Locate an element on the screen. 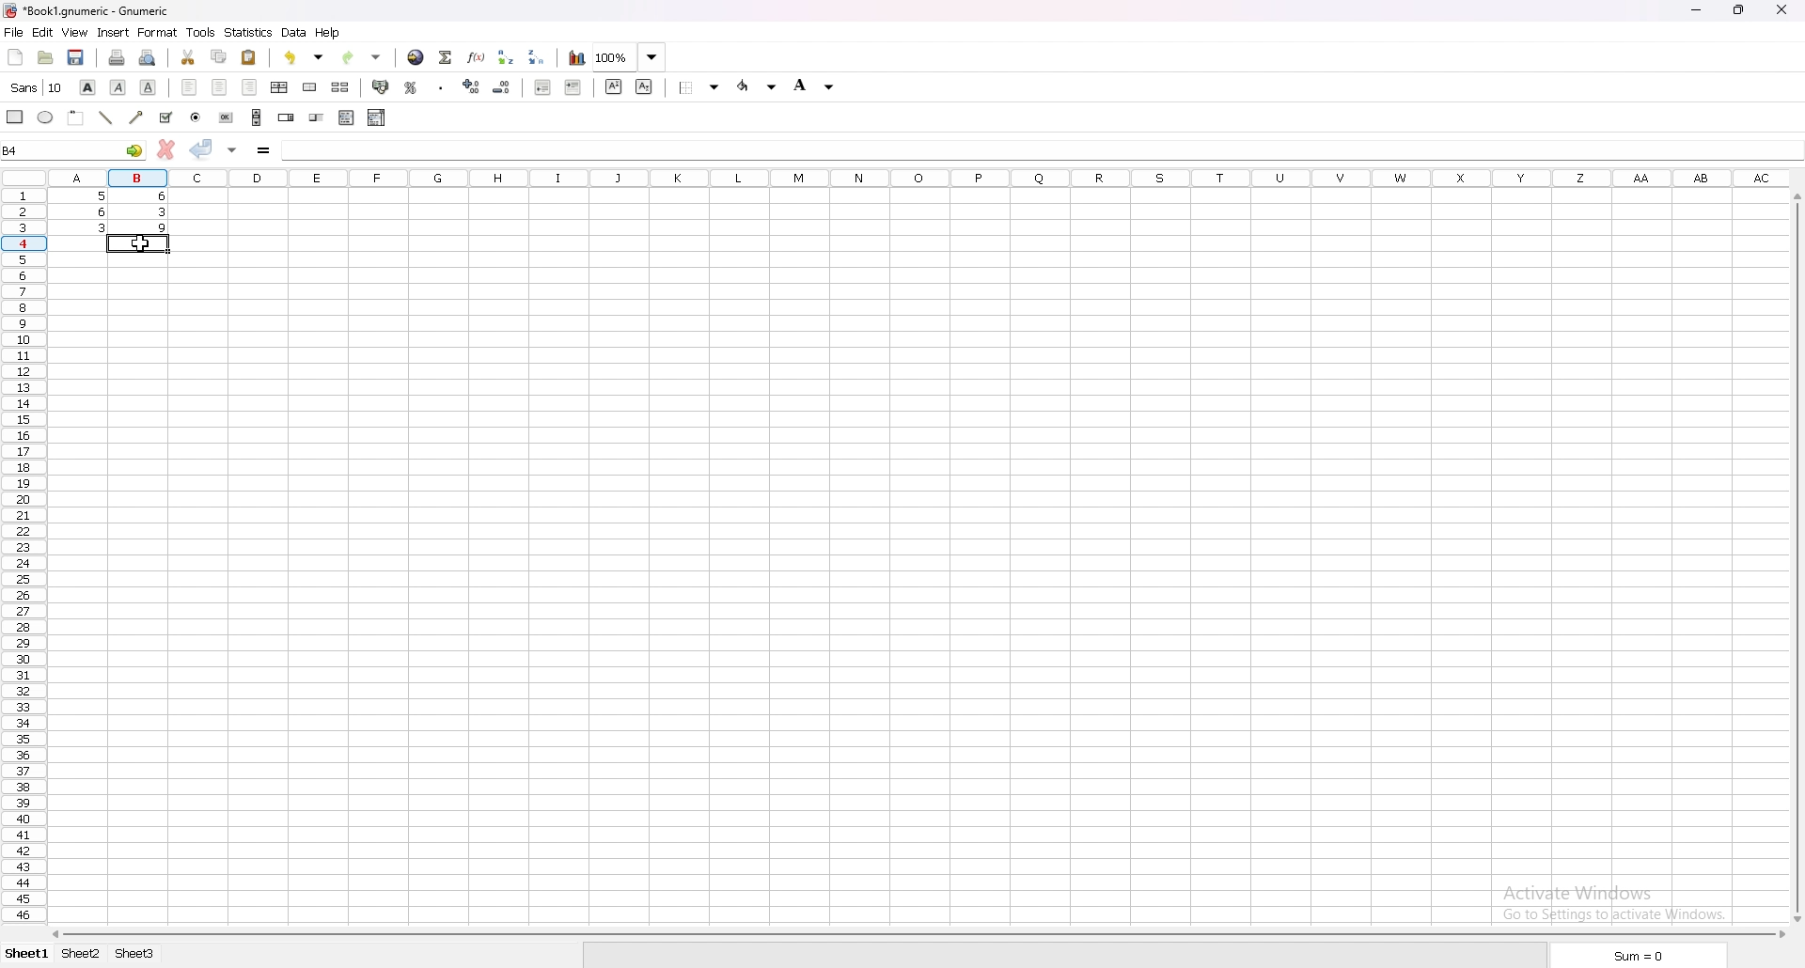 This screenshot has height=968, width=1805. scroll bar is located at coordinates (915, 932).